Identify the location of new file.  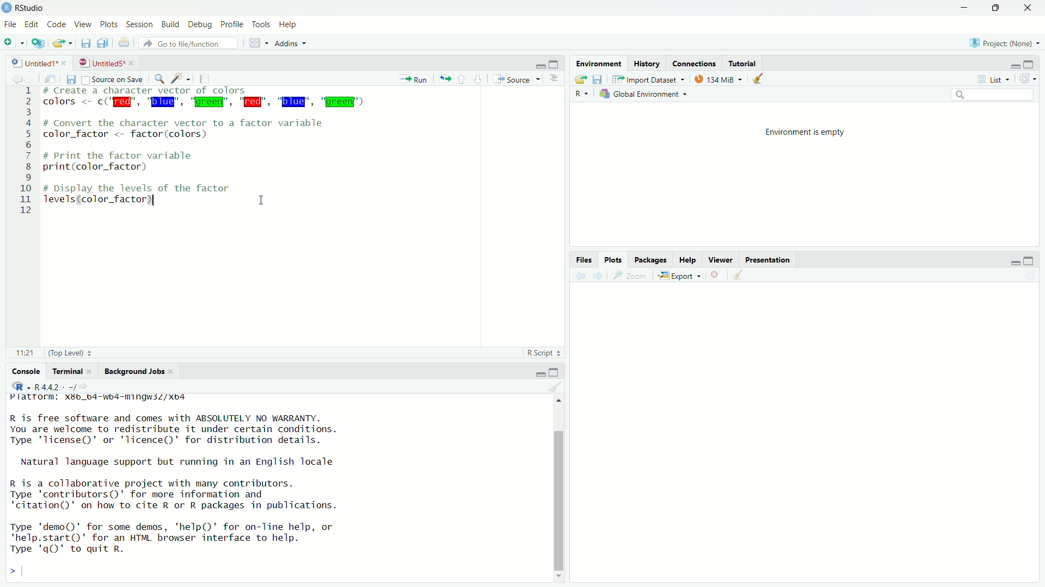
(14, 42).